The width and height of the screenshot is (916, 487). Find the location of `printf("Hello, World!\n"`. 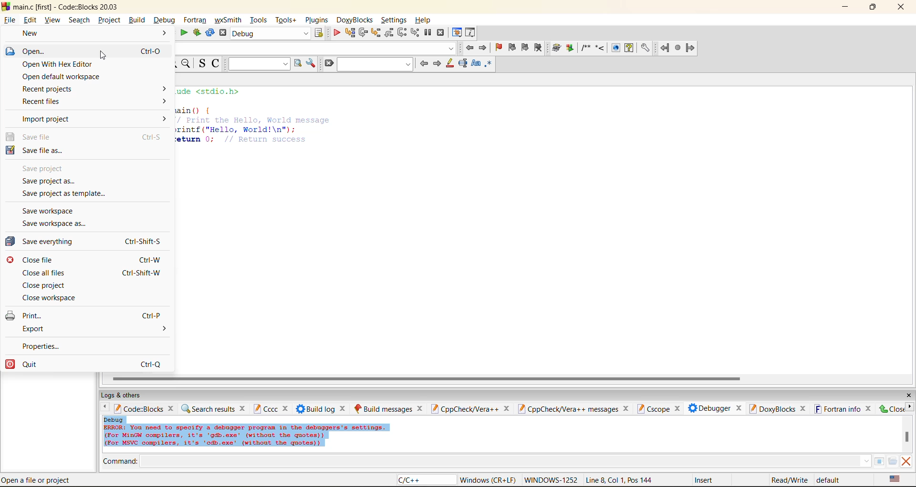

printf("Hello, World!\n" is located at coordinates (237, 129).